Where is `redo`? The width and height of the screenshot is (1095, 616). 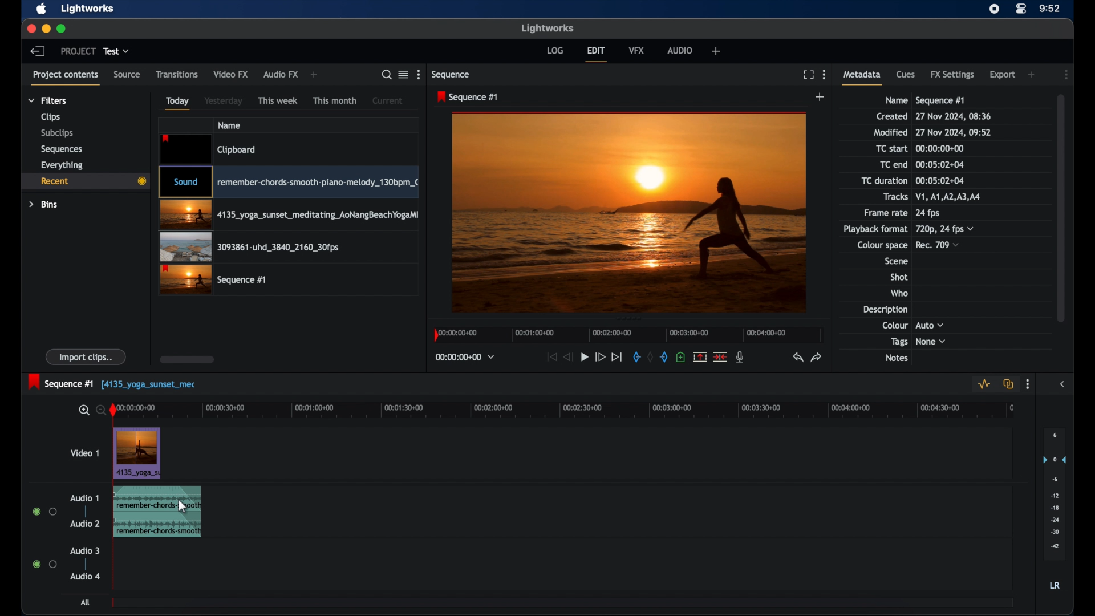 redo is located at coordinates (817, 356).